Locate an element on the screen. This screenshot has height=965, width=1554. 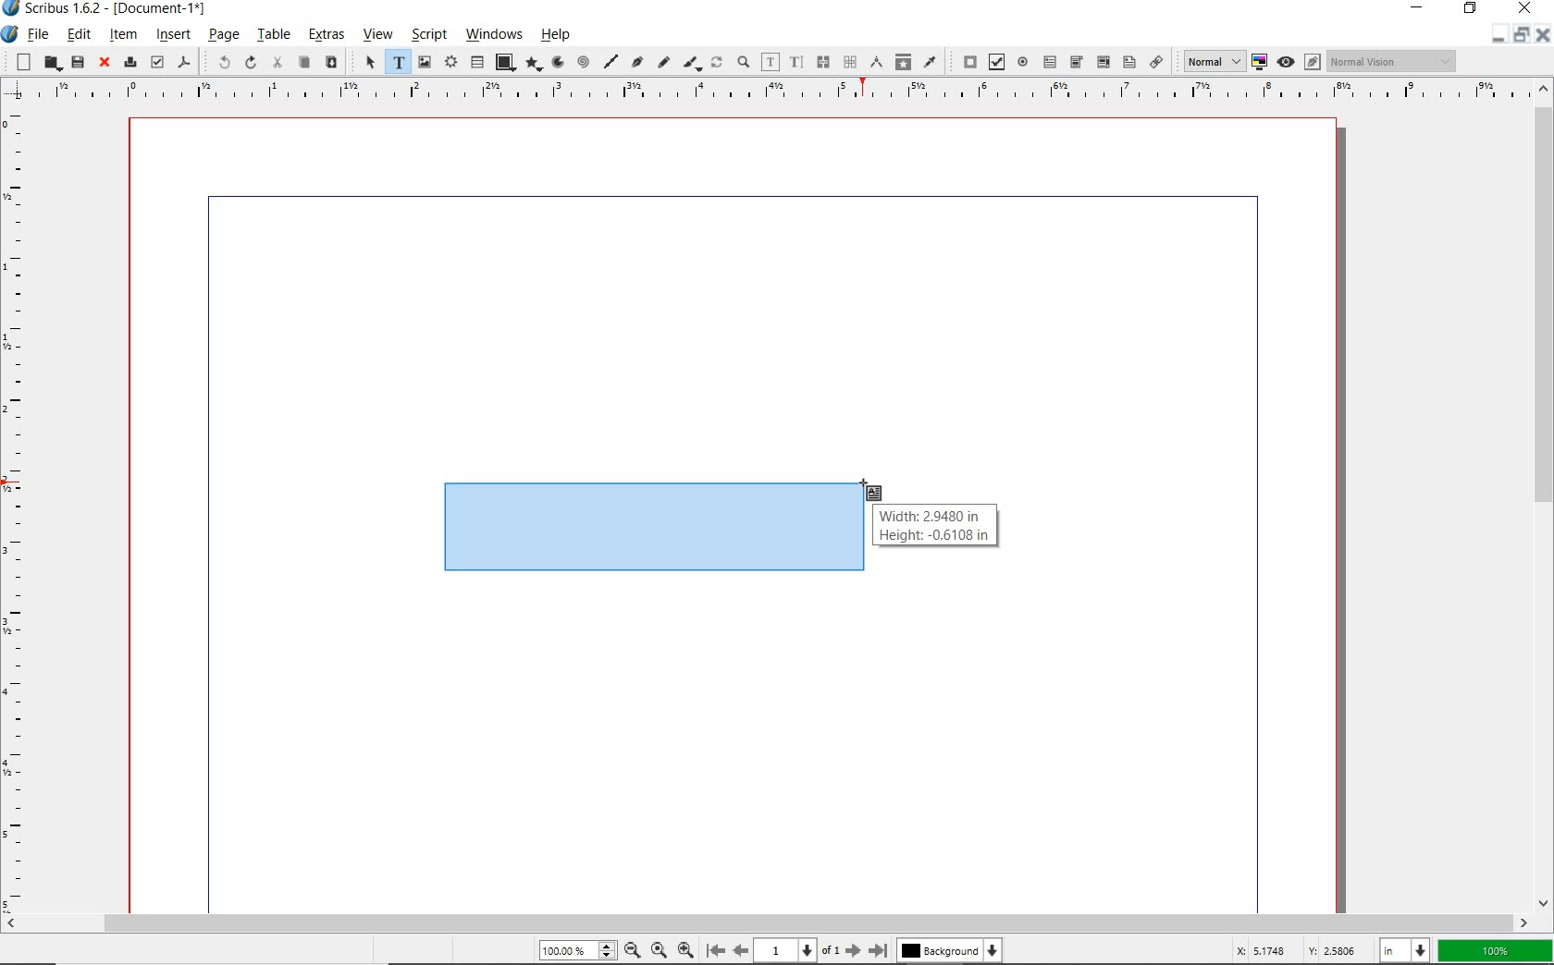
Cursor is located at coordinates (872, 492).